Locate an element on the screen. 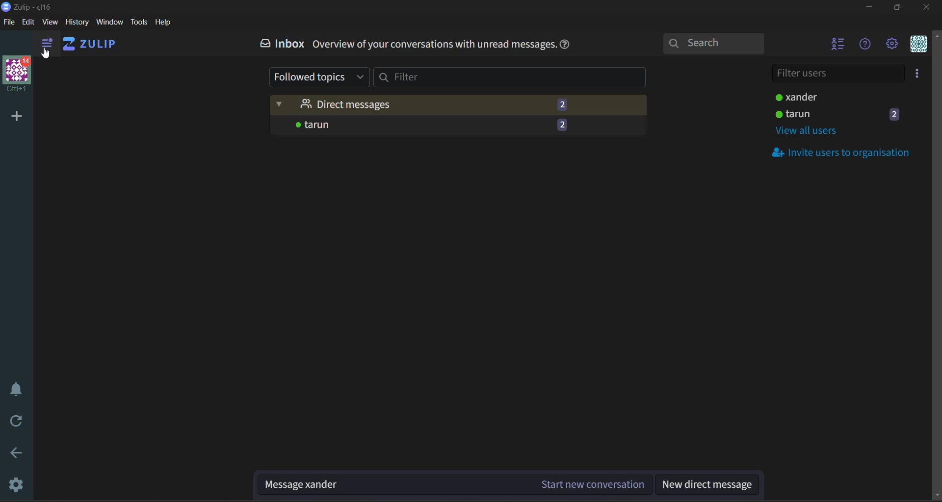 The height and width of the screenshot is (502, 942). settings is located at coordinates (19, 484).